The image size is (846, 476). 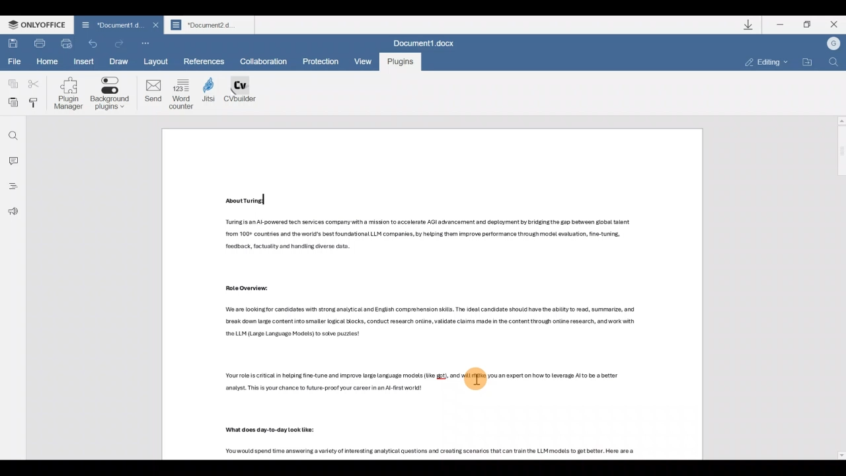 What do you see at coordinates (366, 59) in the screenshot?
I see `View` at bounding box center [366, 59].